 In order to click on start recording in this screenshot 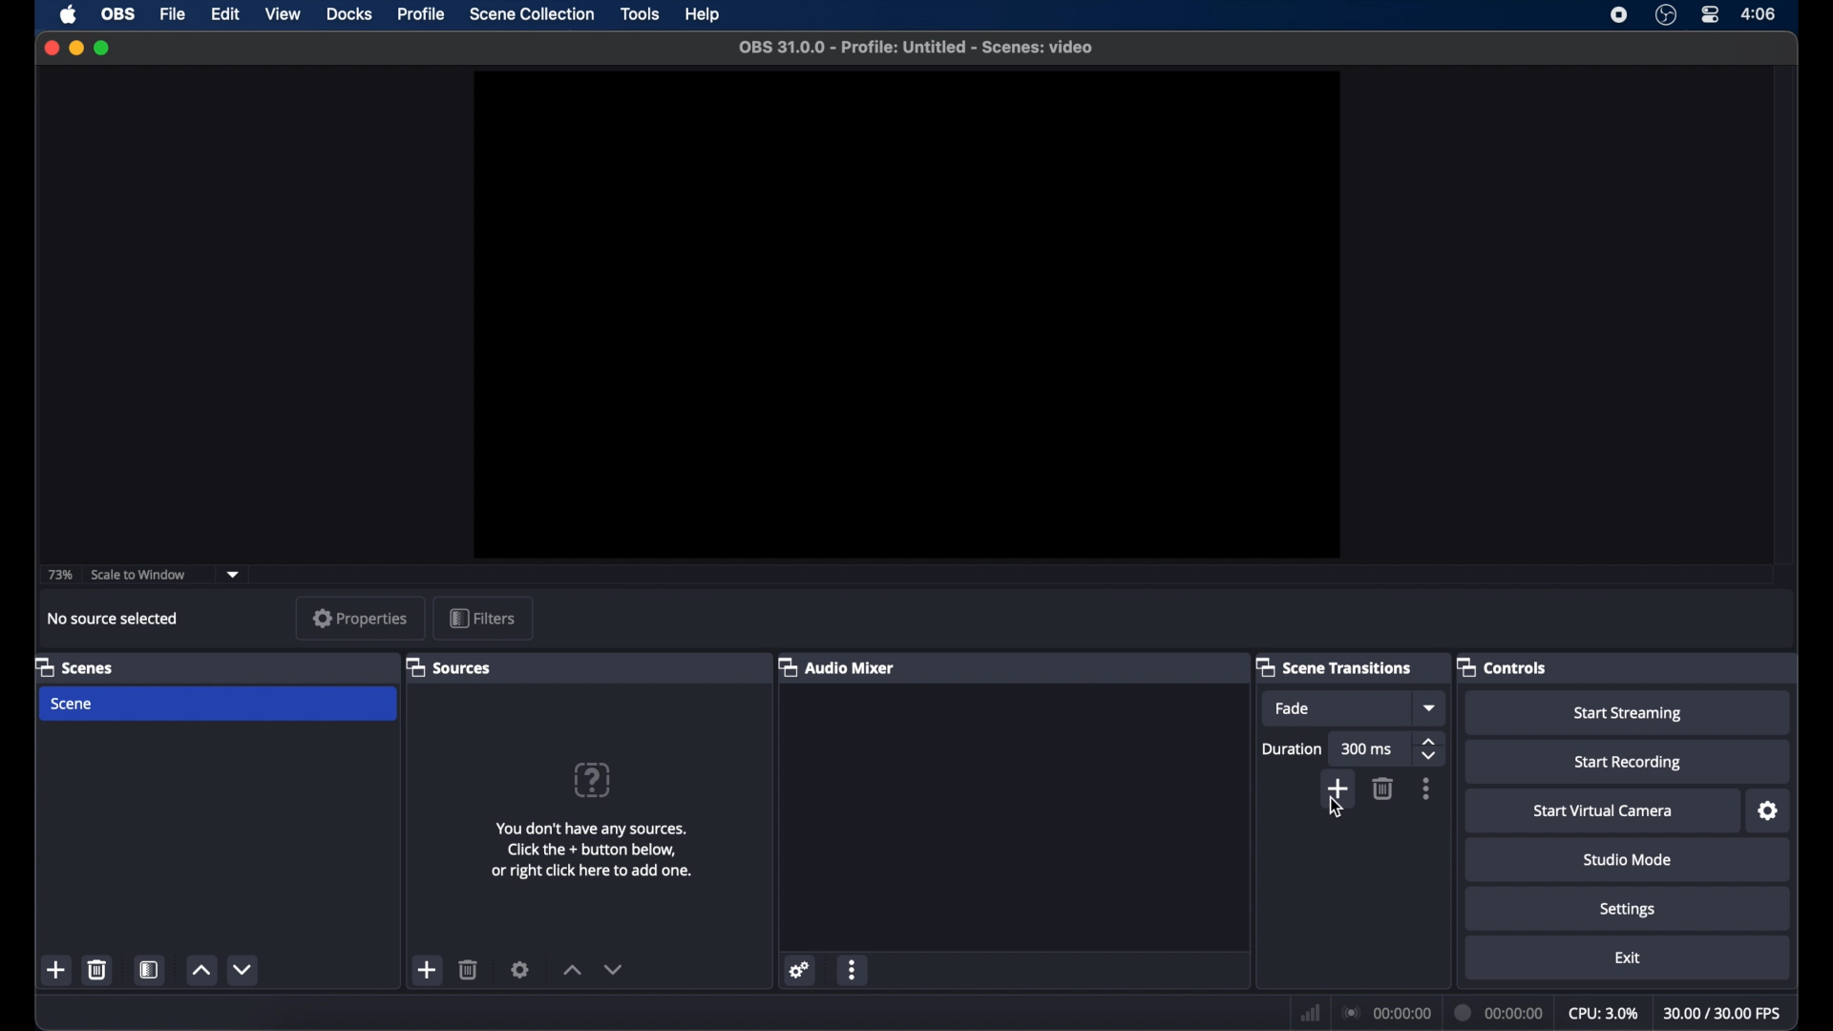, I will do `click(1628, 763)`.